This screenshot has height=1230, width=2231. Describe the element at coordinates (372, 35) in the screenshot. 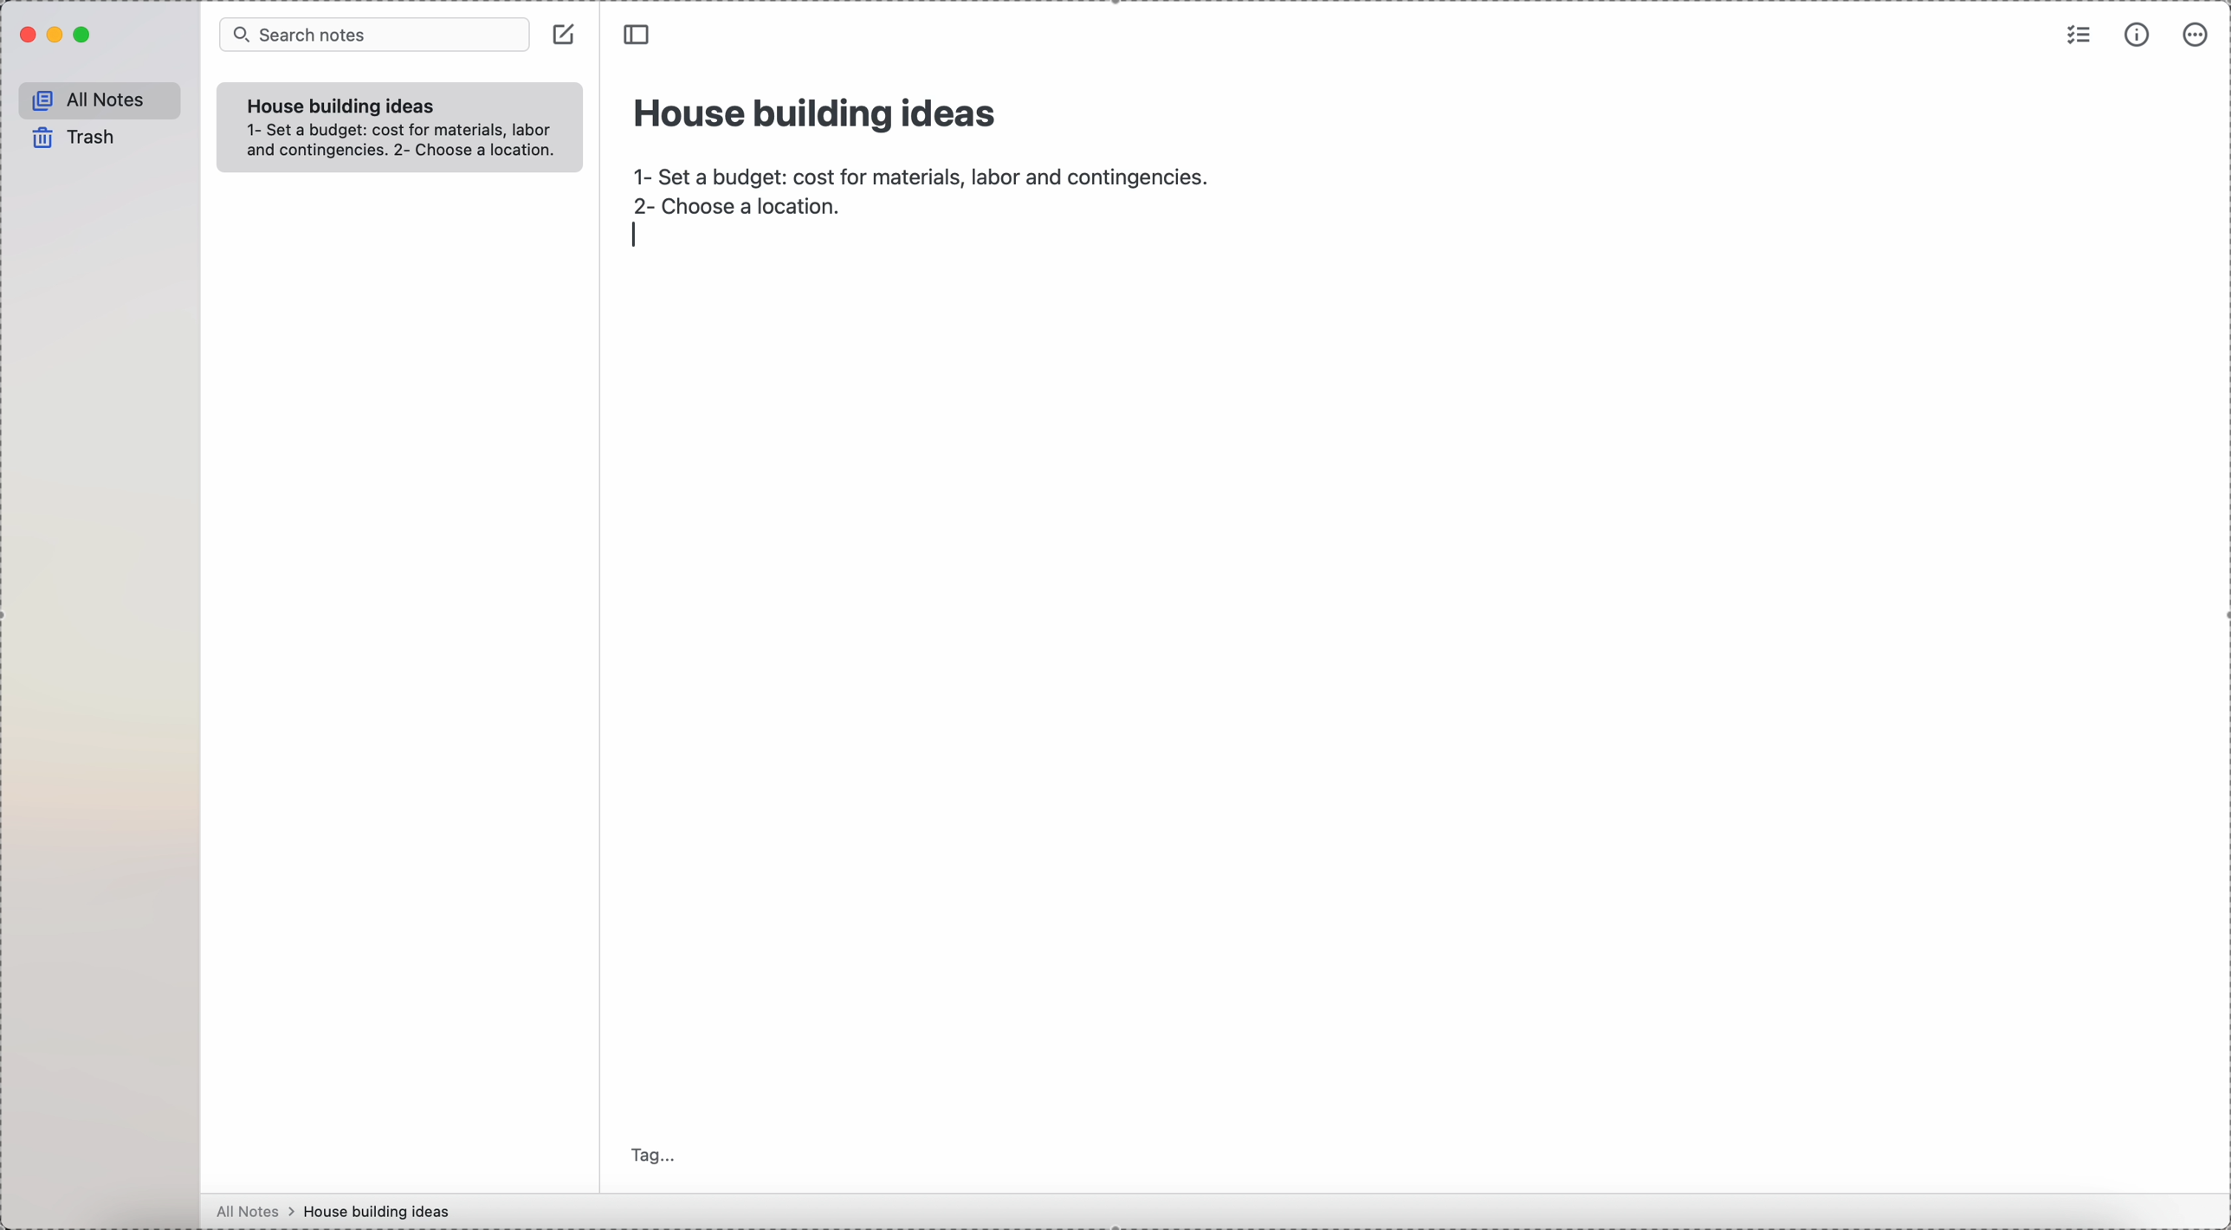

I see `search bar` at that location.